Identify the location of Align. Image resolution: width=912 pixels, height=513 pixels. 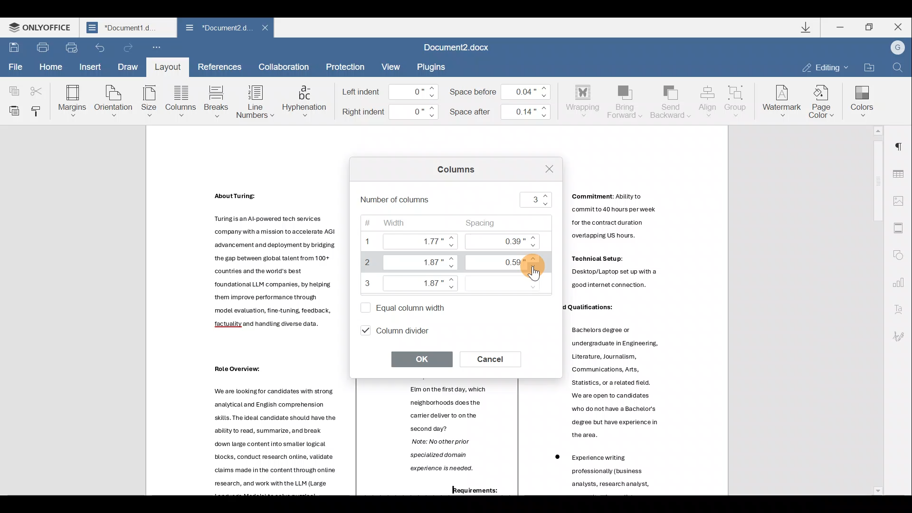
(708, 100).